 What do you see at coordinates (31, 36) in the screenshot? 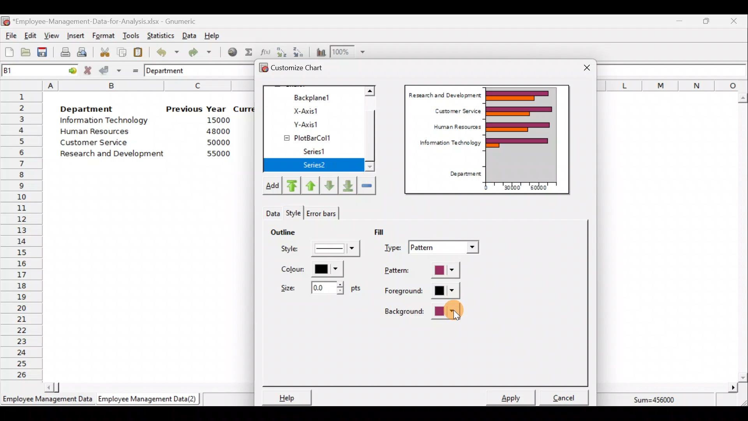
I see `Edit` at bounding box center [31, 36].